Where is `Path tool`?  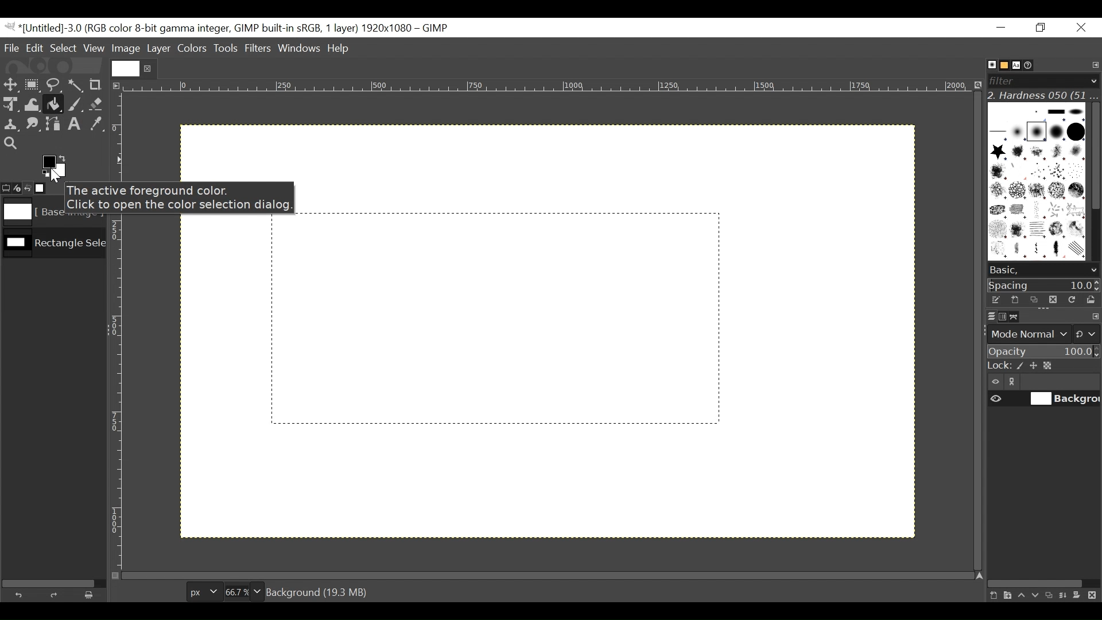 Path tool is located at coordinates (55, 124).